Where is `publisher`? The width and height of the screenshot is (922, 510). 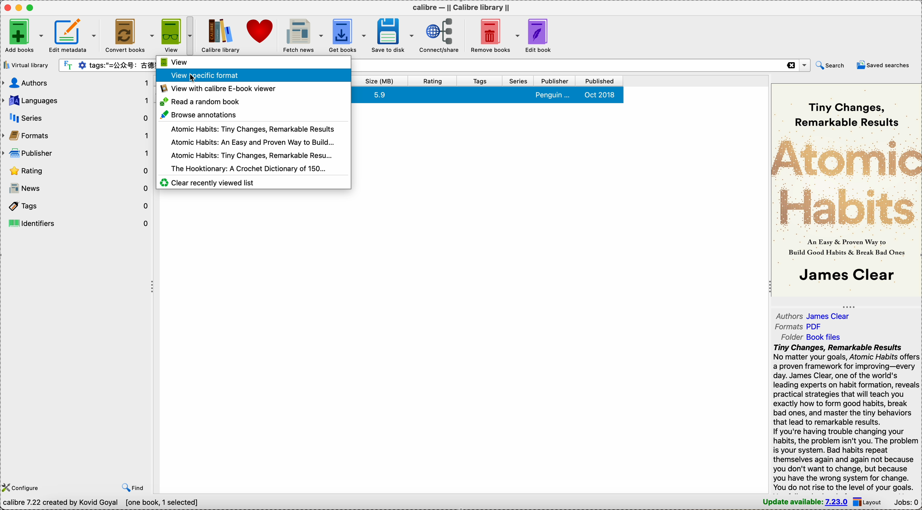
publisher is located at coordinates (556, 81).